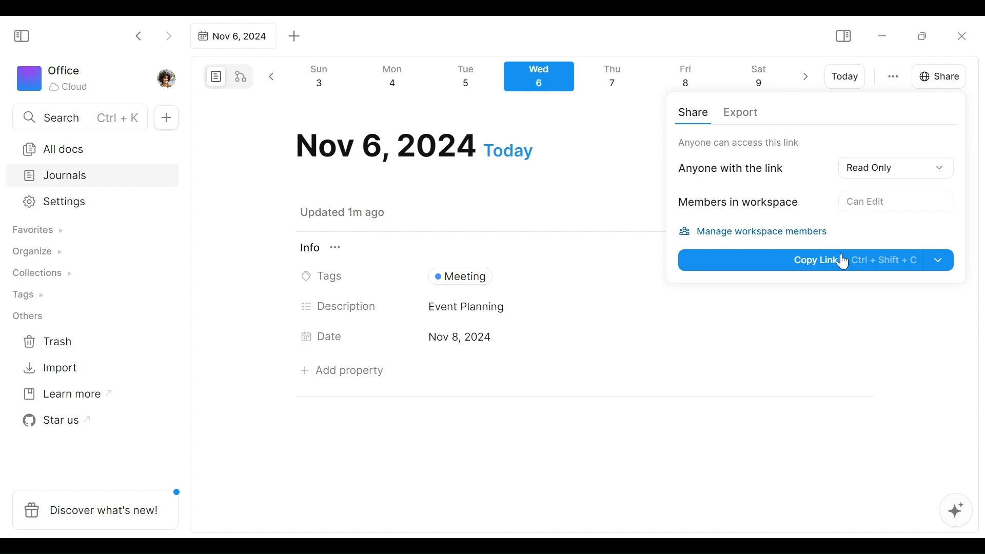 This screenshot has height=554, width=985. What do you see at coordinates (29, 296) in the screenshot?
I see `Tags` at bounding box center [29, 296].